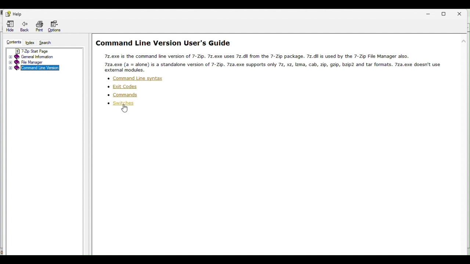 Image resolution: width=470 pixels, height=264 pixels. What do you see at coordinates (430, 14) in the screenshot?
I see `Minimize` at bounding box center [430, 14].